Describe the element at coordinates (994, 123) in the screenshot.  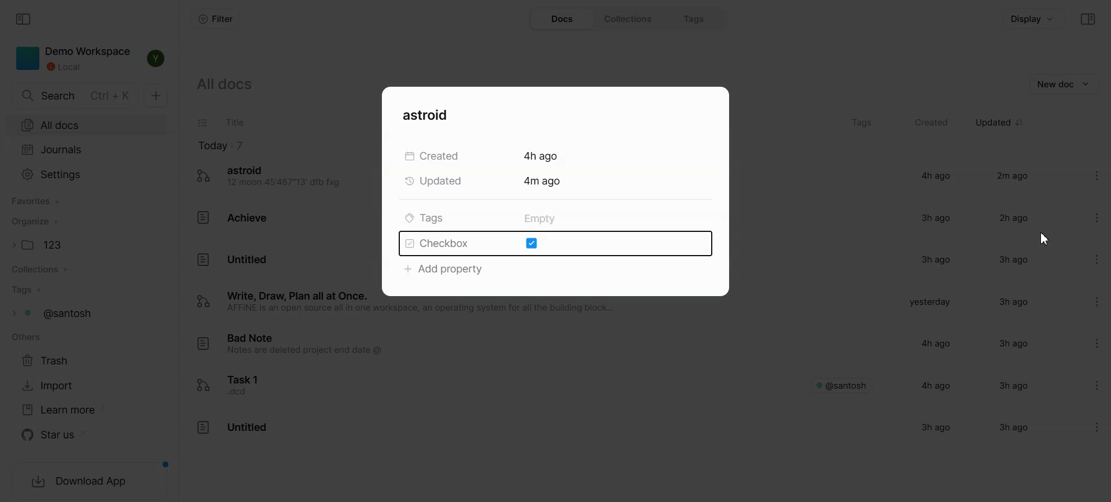
I see `Updated` at that location.